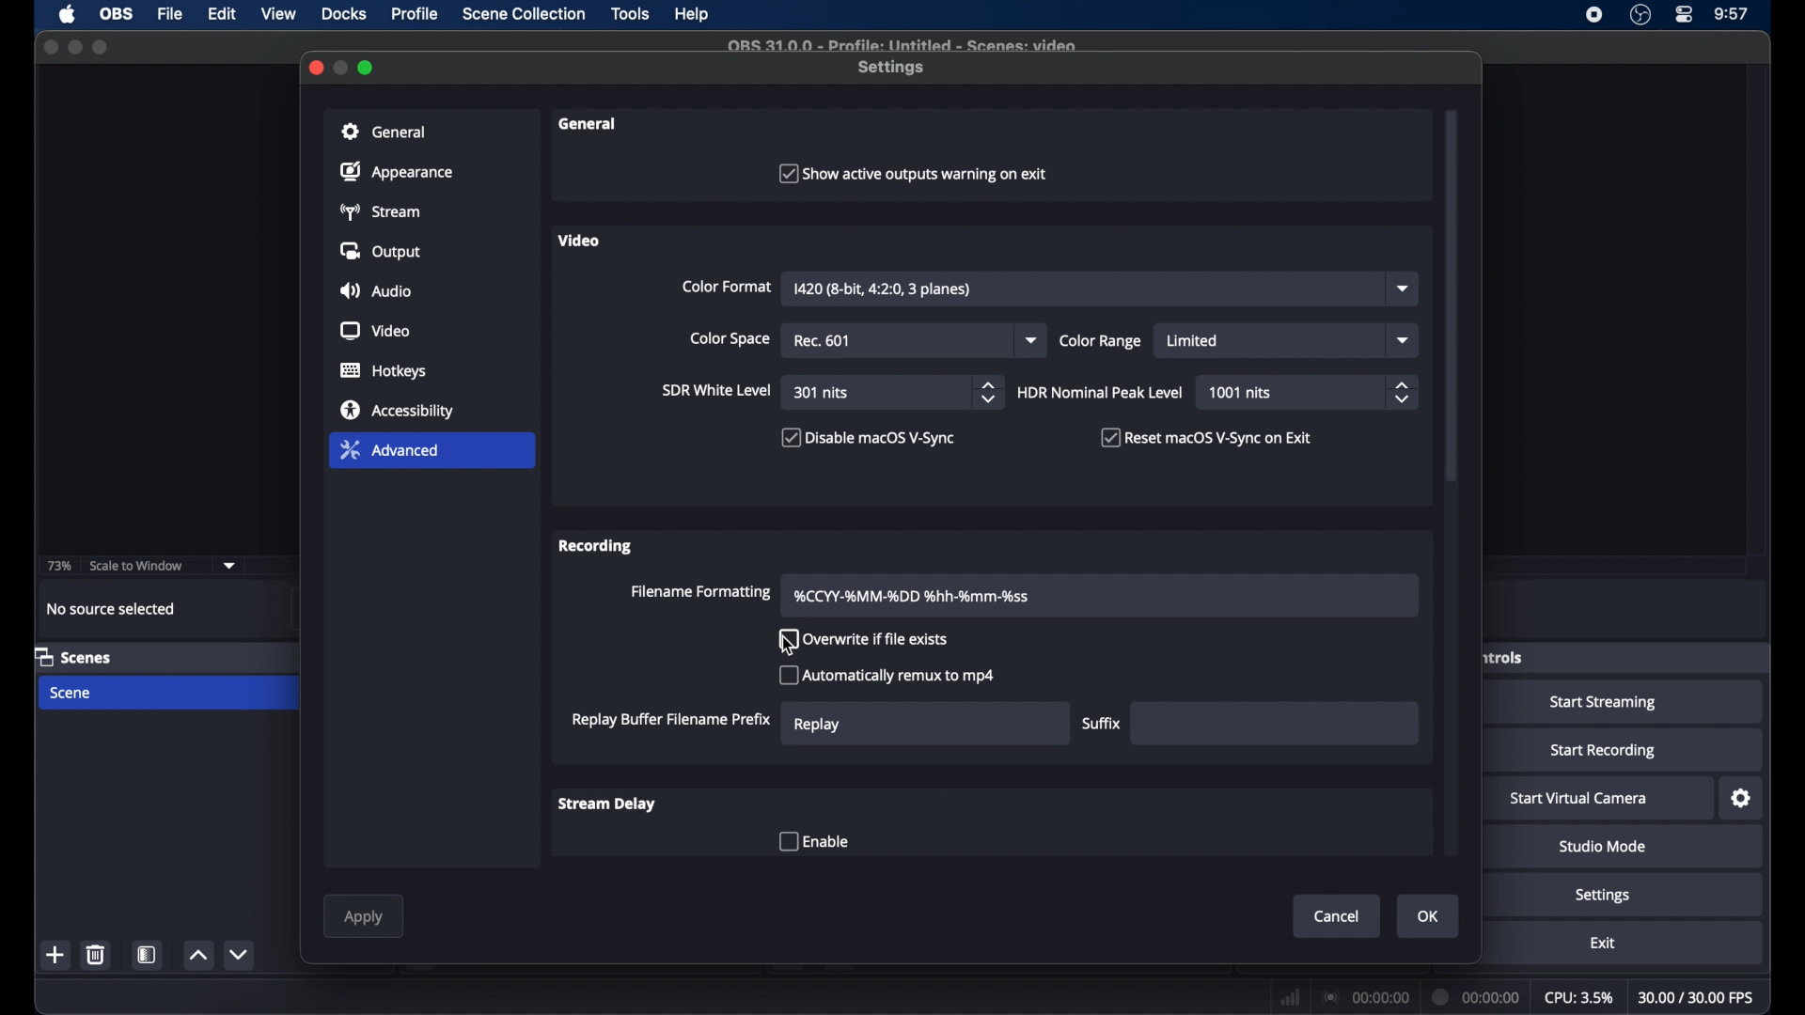 The height and width of the screenshot is (1015, 1805). I want to click on scene collection, so click(526, 14).